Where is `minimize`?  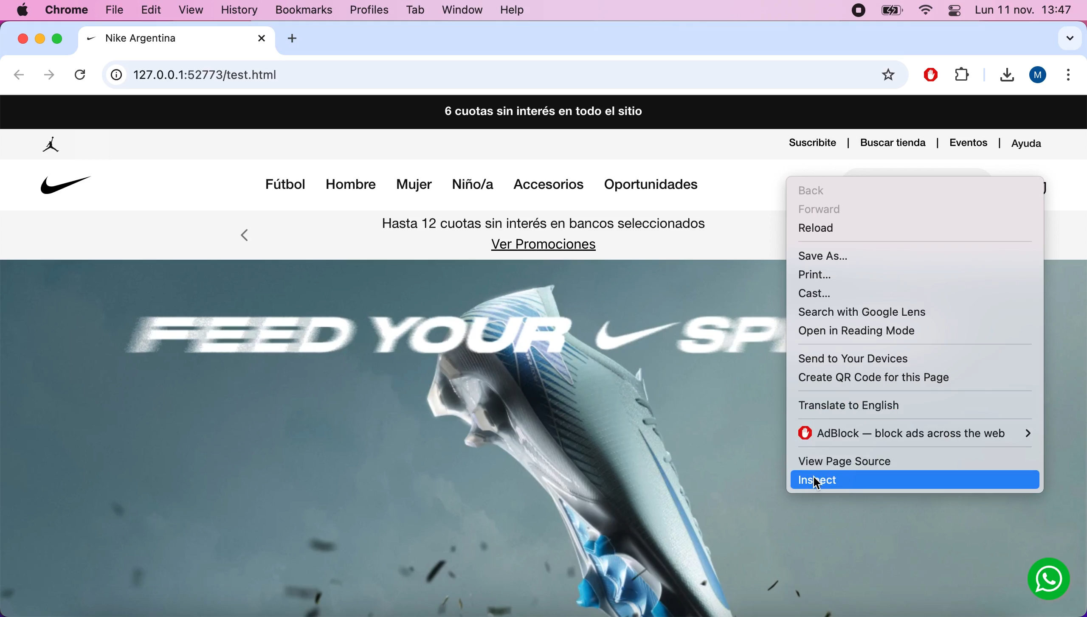
minimize is located at coordinates (41, 39).